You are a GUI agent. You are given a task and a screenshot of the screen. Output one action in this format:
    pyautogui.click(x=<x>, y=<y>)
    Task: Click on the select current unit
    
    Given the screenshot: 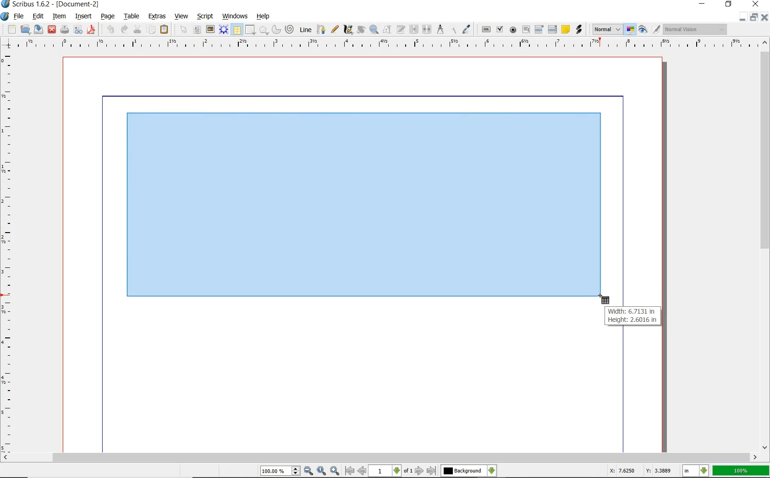 What is the action you would take?
    pyautogui.click(x=697, y=472)
    